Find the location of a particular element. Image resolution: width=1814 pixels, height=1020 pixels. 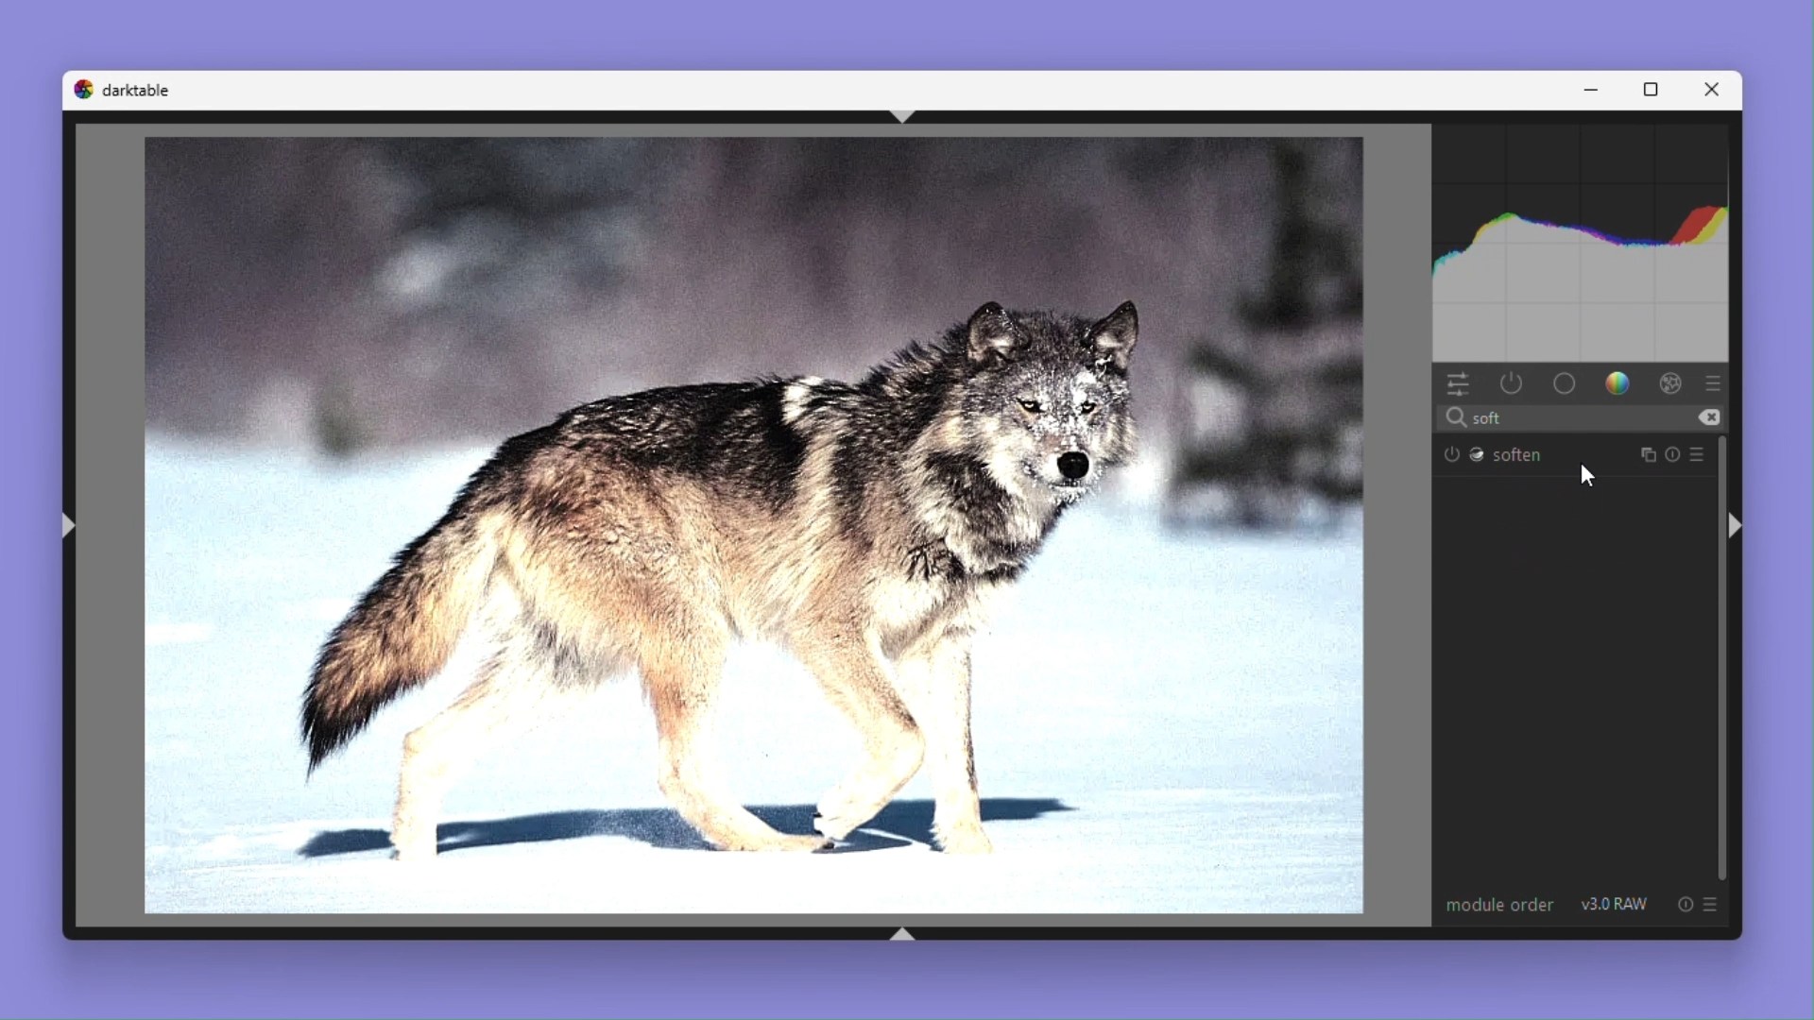

reset option is located at coordinates (1680, 904).